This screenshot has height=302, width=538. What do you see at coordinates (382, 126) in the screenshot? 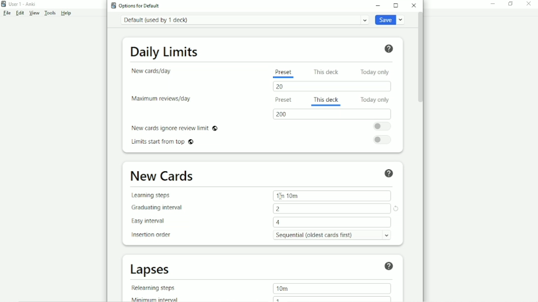
I see `Toggle on/off` at bounding box center [382, 126].